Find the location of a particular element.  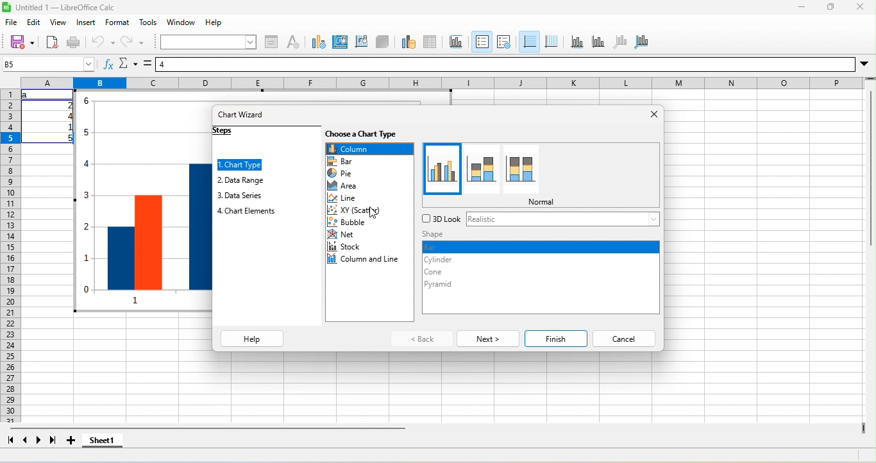

a is located at coordinates (27, 95).